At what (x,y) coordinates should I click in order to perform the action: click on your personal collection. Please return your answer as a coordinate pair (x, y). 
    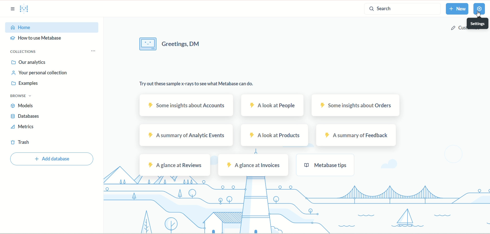
    Looking at the image, I should click on (40, 74).